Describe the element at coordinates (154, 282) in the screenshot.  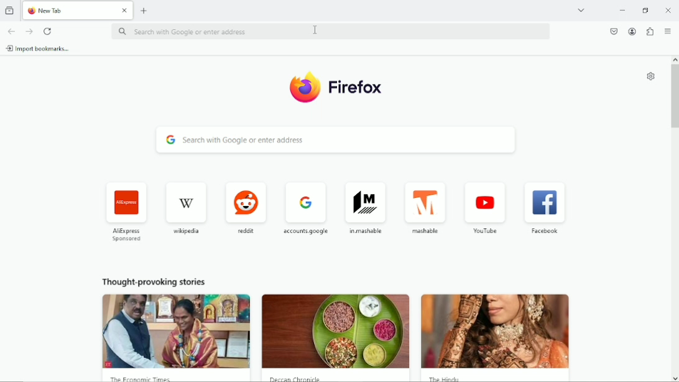
I see `Thought provoking stories` at that location.